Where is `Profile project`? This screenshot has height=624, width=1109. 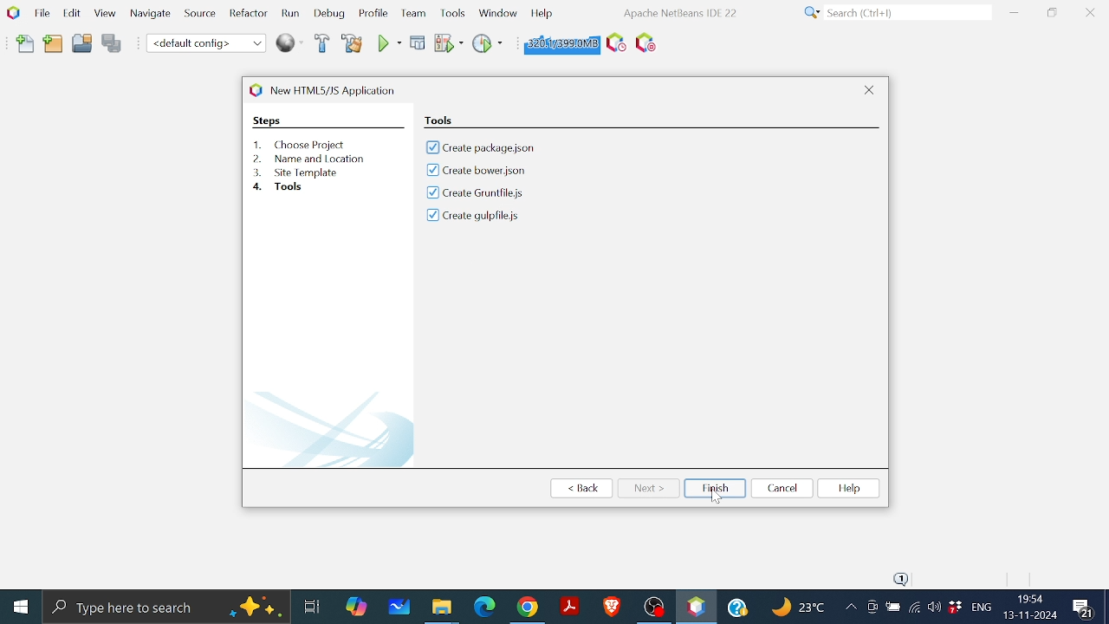 Profile project is located at coordinates (487, 42).